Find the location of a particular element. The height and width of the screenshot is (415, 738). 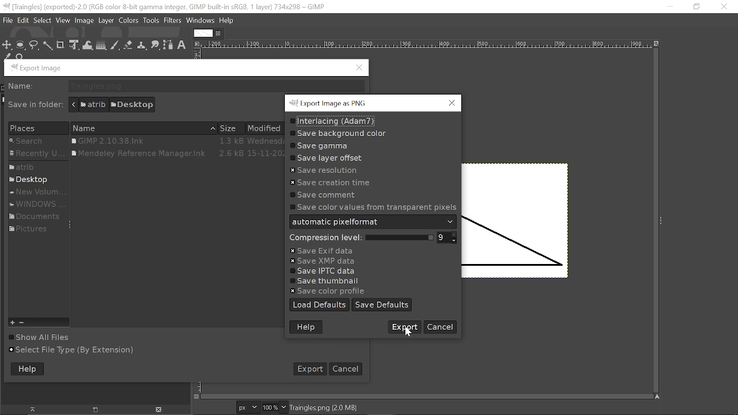

Cursor is located at coordinates (411, 331).